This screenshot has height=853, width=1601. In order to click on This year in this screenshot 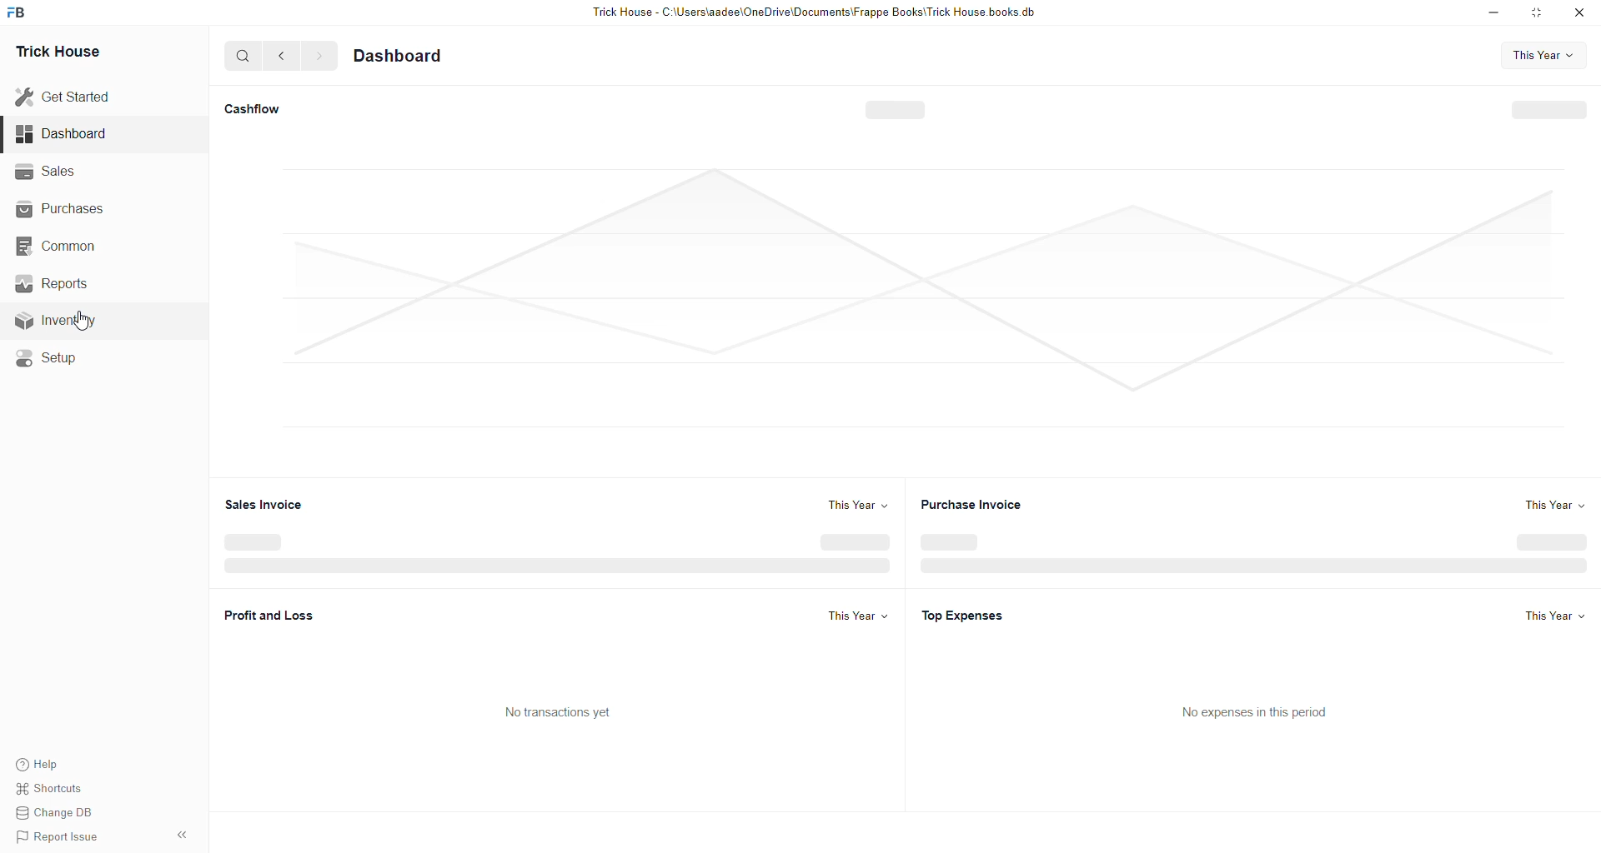, I will do `click(856, 618)`.